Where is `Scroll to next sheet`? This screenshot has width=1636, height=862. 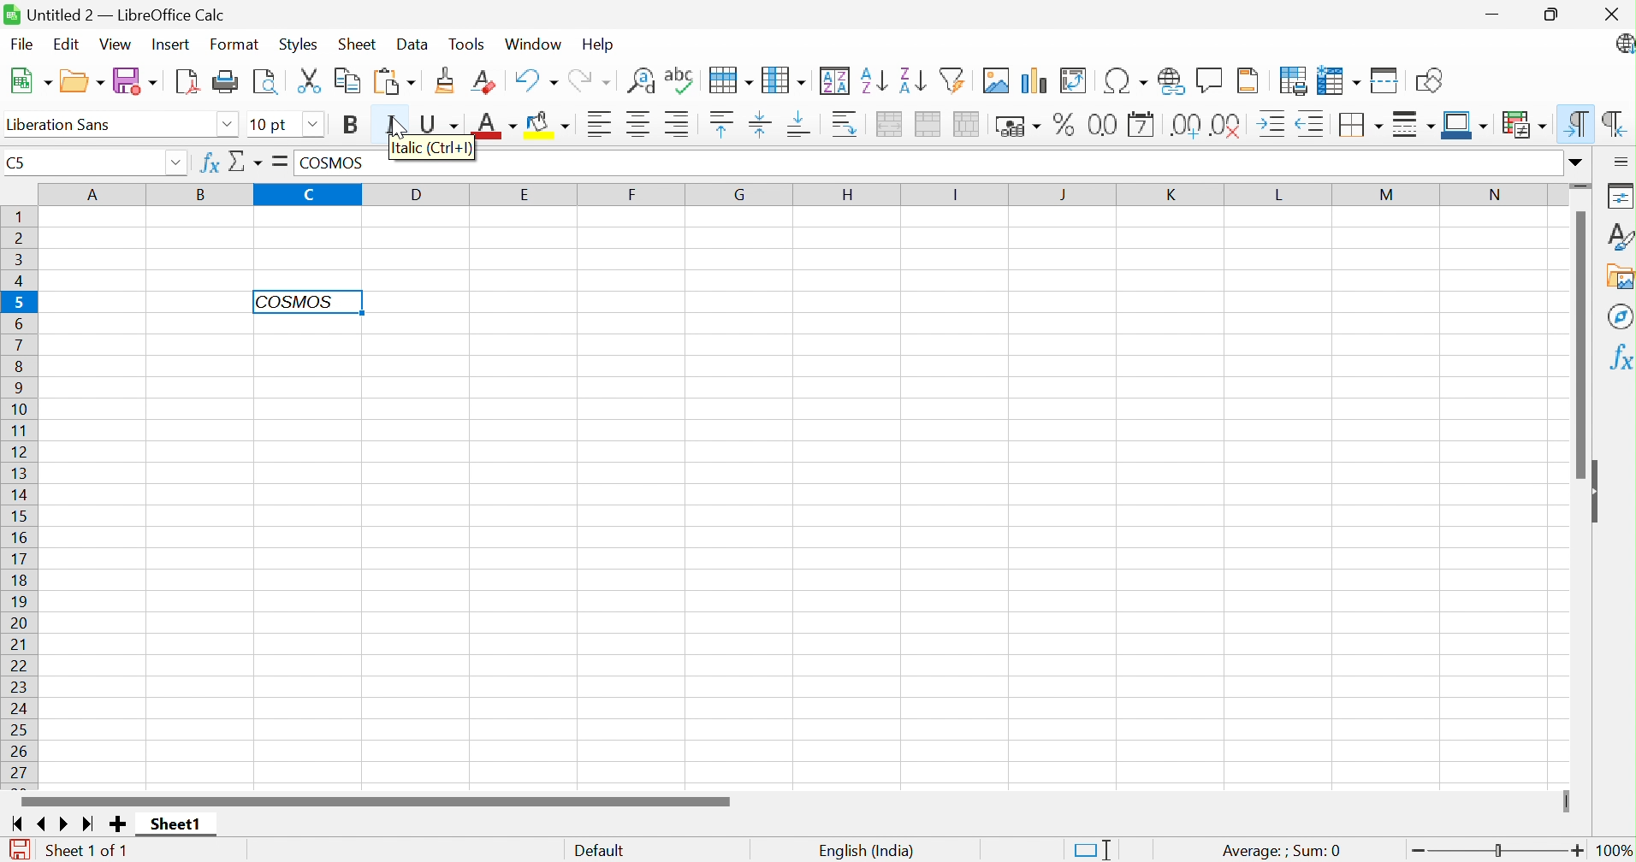
Scroll to next sheet is located at coordinates (68, 824).